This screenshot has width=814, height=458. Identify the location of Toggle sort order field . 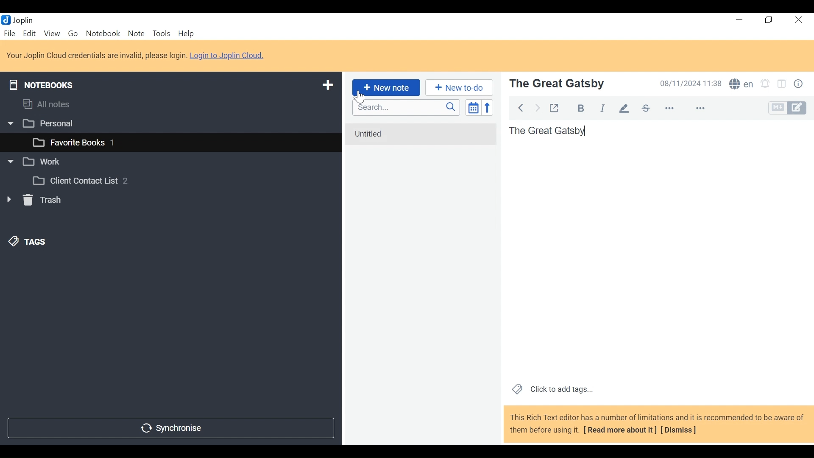
(474, 108).